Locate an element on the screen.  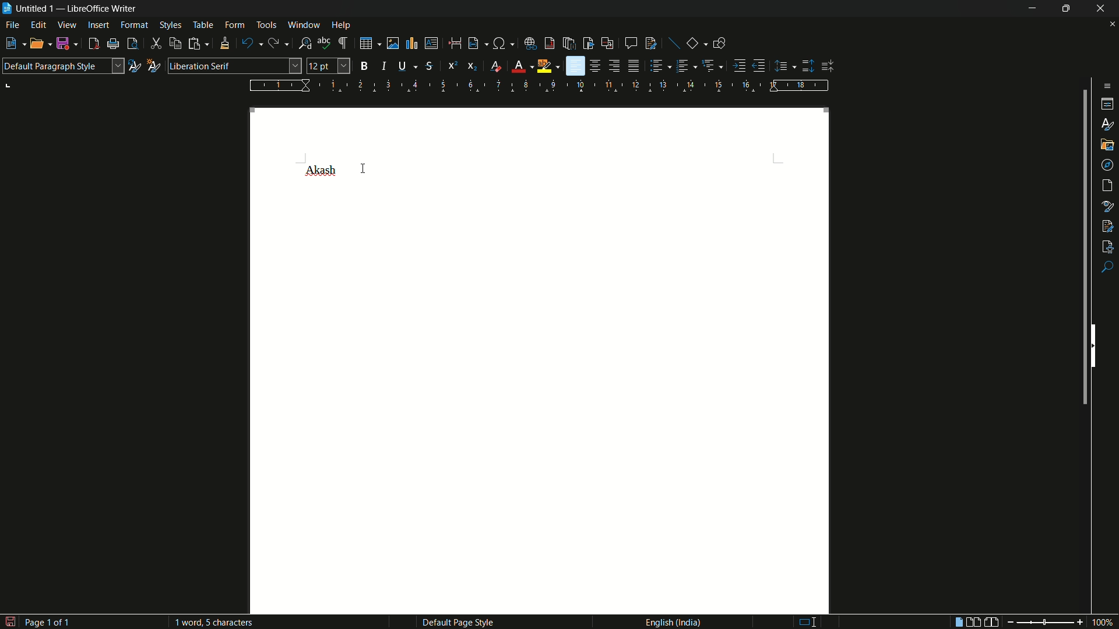
copy is located at coordinates (175, 44).